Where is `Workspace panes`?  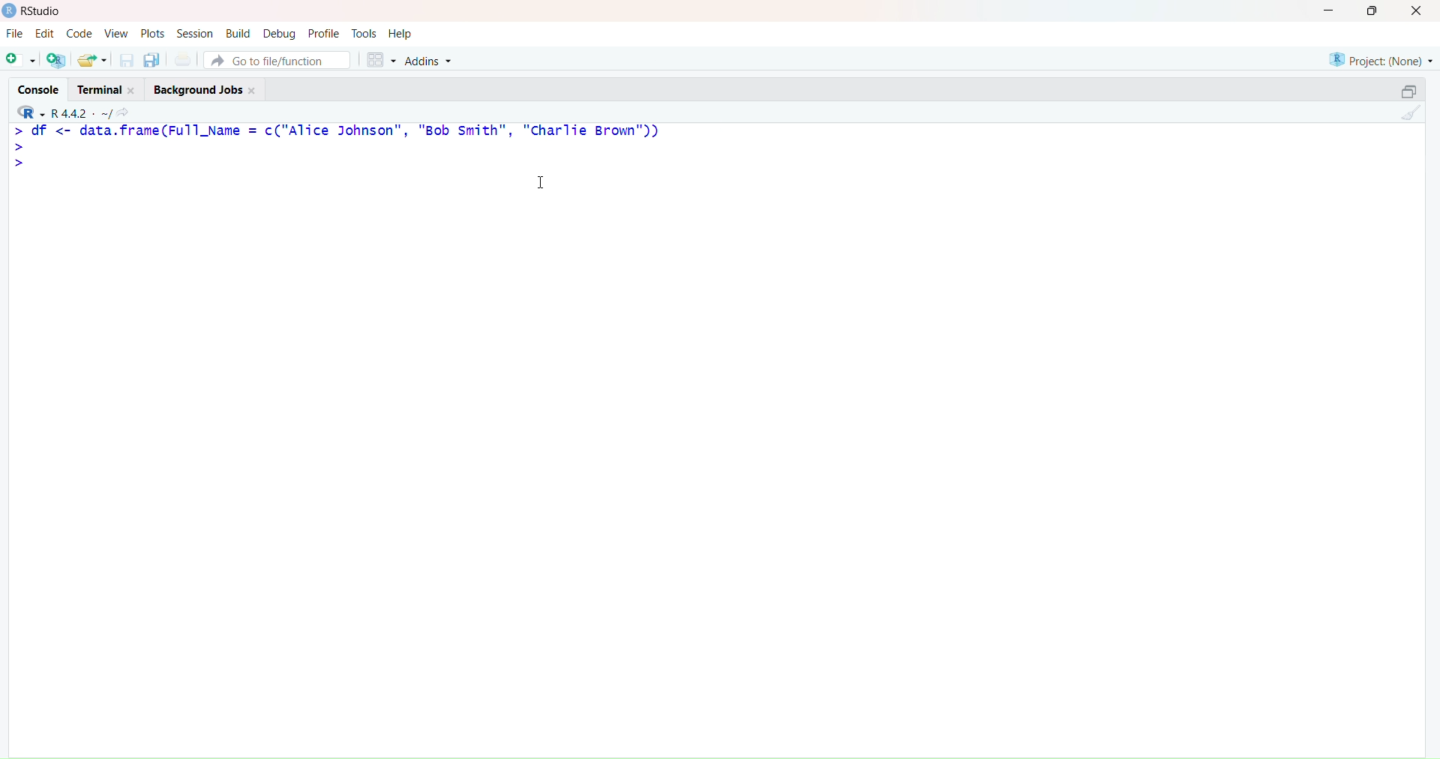
Workspace panes is located at coordinates (381, 60).